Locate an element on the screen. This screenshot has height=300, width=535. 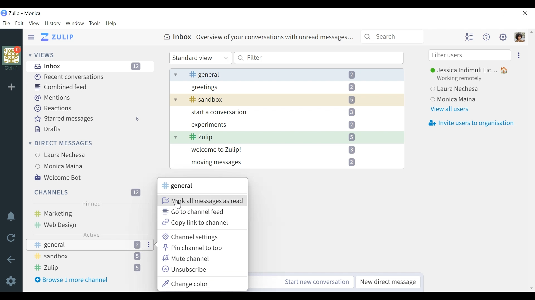
Inbox 12 is located at coordinates (91, 66).